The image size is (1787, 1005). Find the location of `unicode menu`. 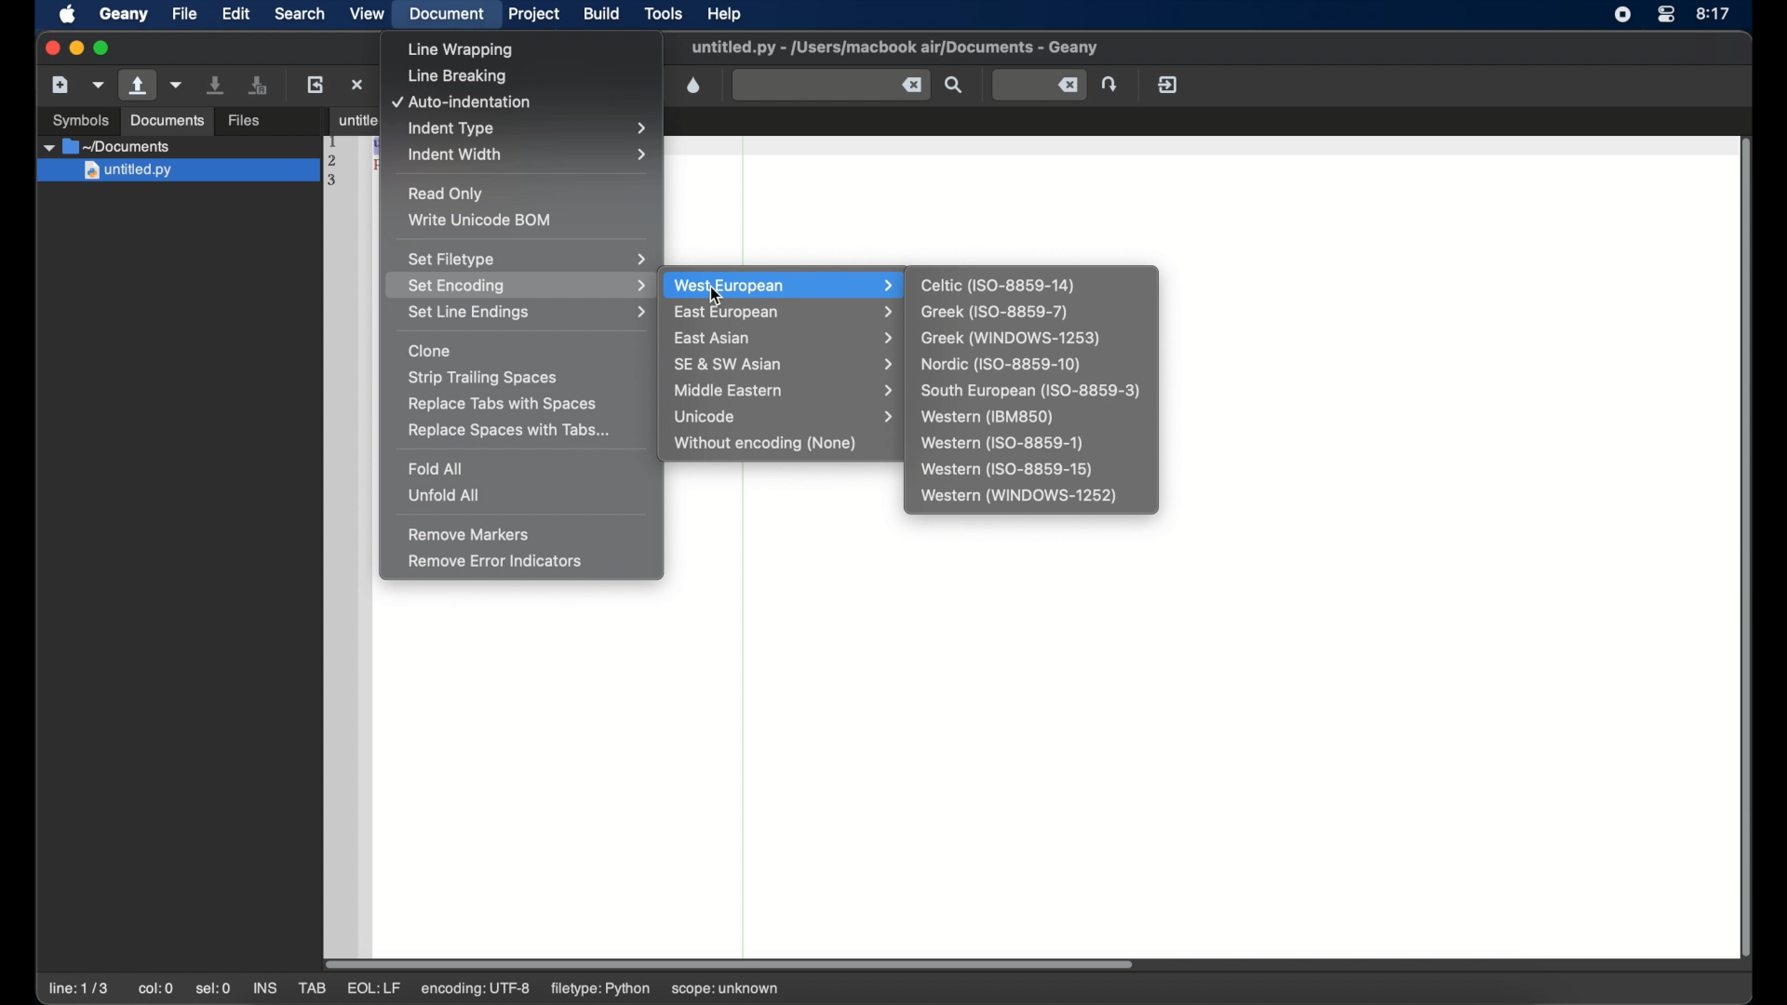

unicode menu is located at coordinates (787, 417).